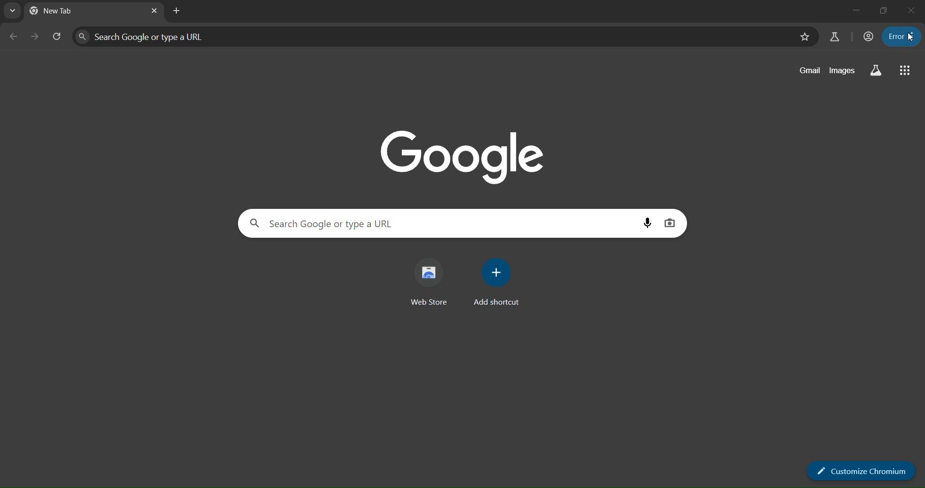 This screenshot has width=925, height=488. What do you see at coordinates (63, 12) in the screenshot?
I see `current tab` at bounding box center [63, 12].